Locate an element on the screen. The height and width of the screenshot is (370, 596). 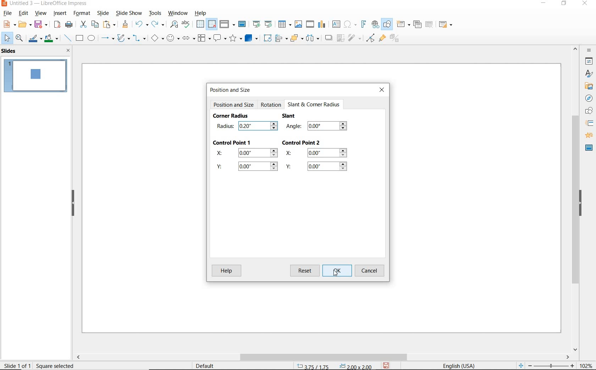
square selected is located at coordinates (56, 365).